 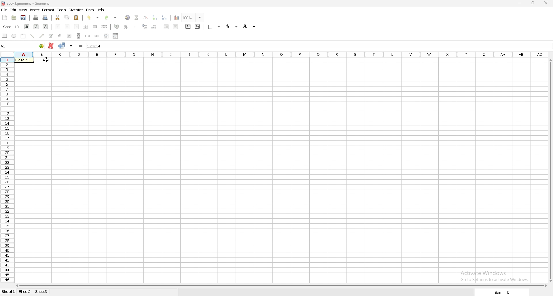 I want to click on sort descending, so click(x=164, y=17).